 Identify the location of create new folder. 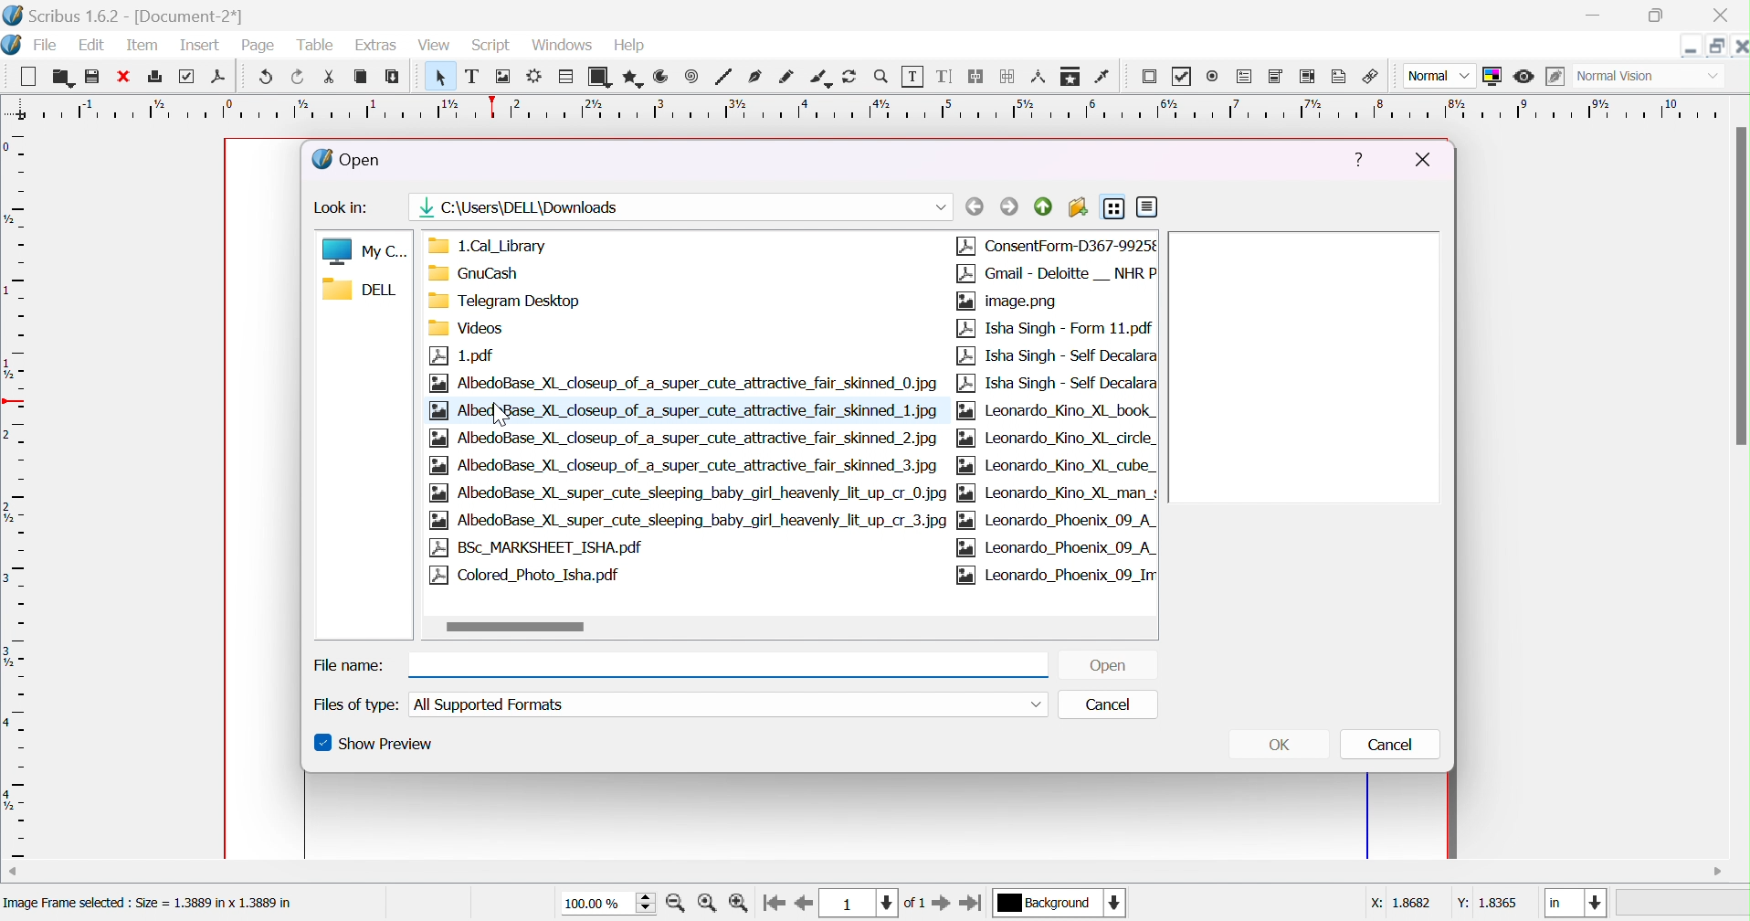
(1080, 208).